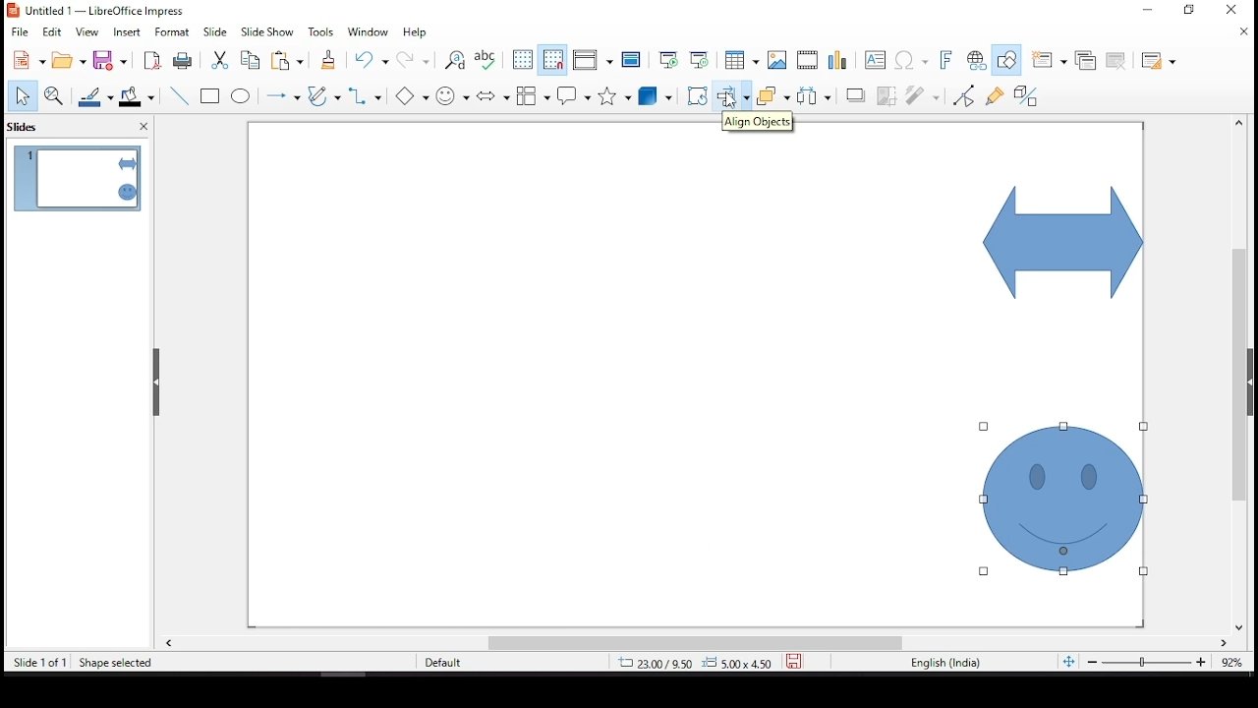 The image size is (1258, 708). I want to click on show draw functions, so click(1007, 58).